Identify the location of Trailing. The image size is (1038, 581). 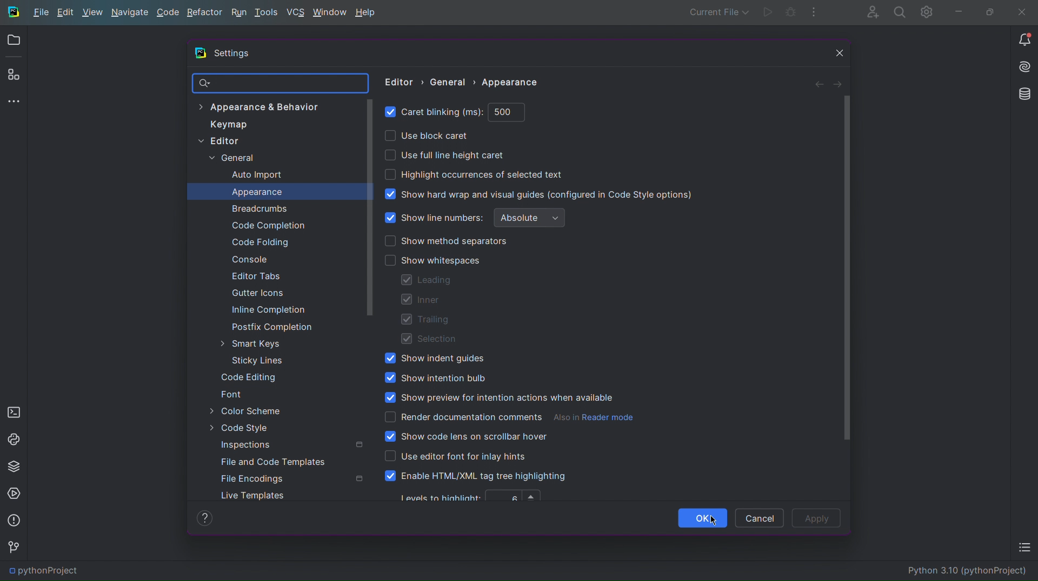
(425, 320).